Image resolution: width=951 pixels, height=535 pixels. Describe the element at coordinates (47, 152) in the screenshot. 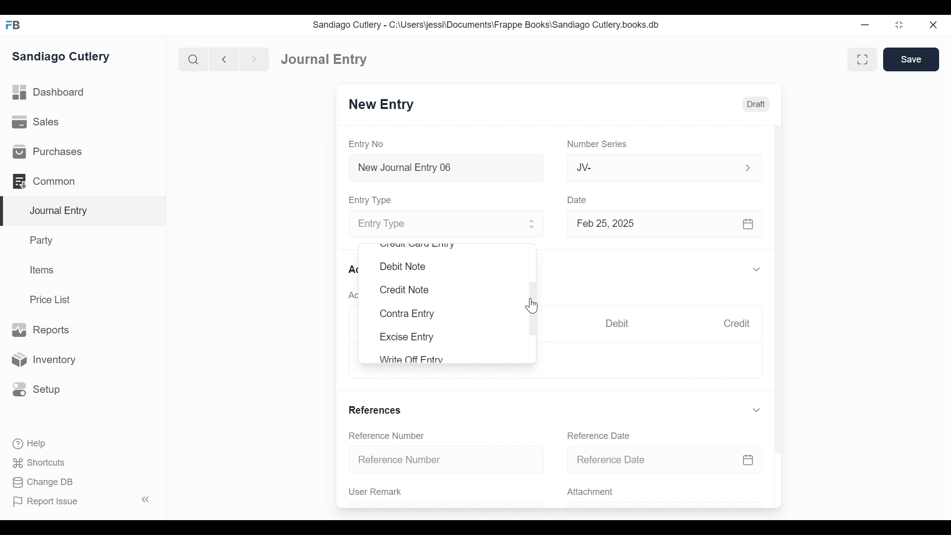

I see `Purchases` at that location.